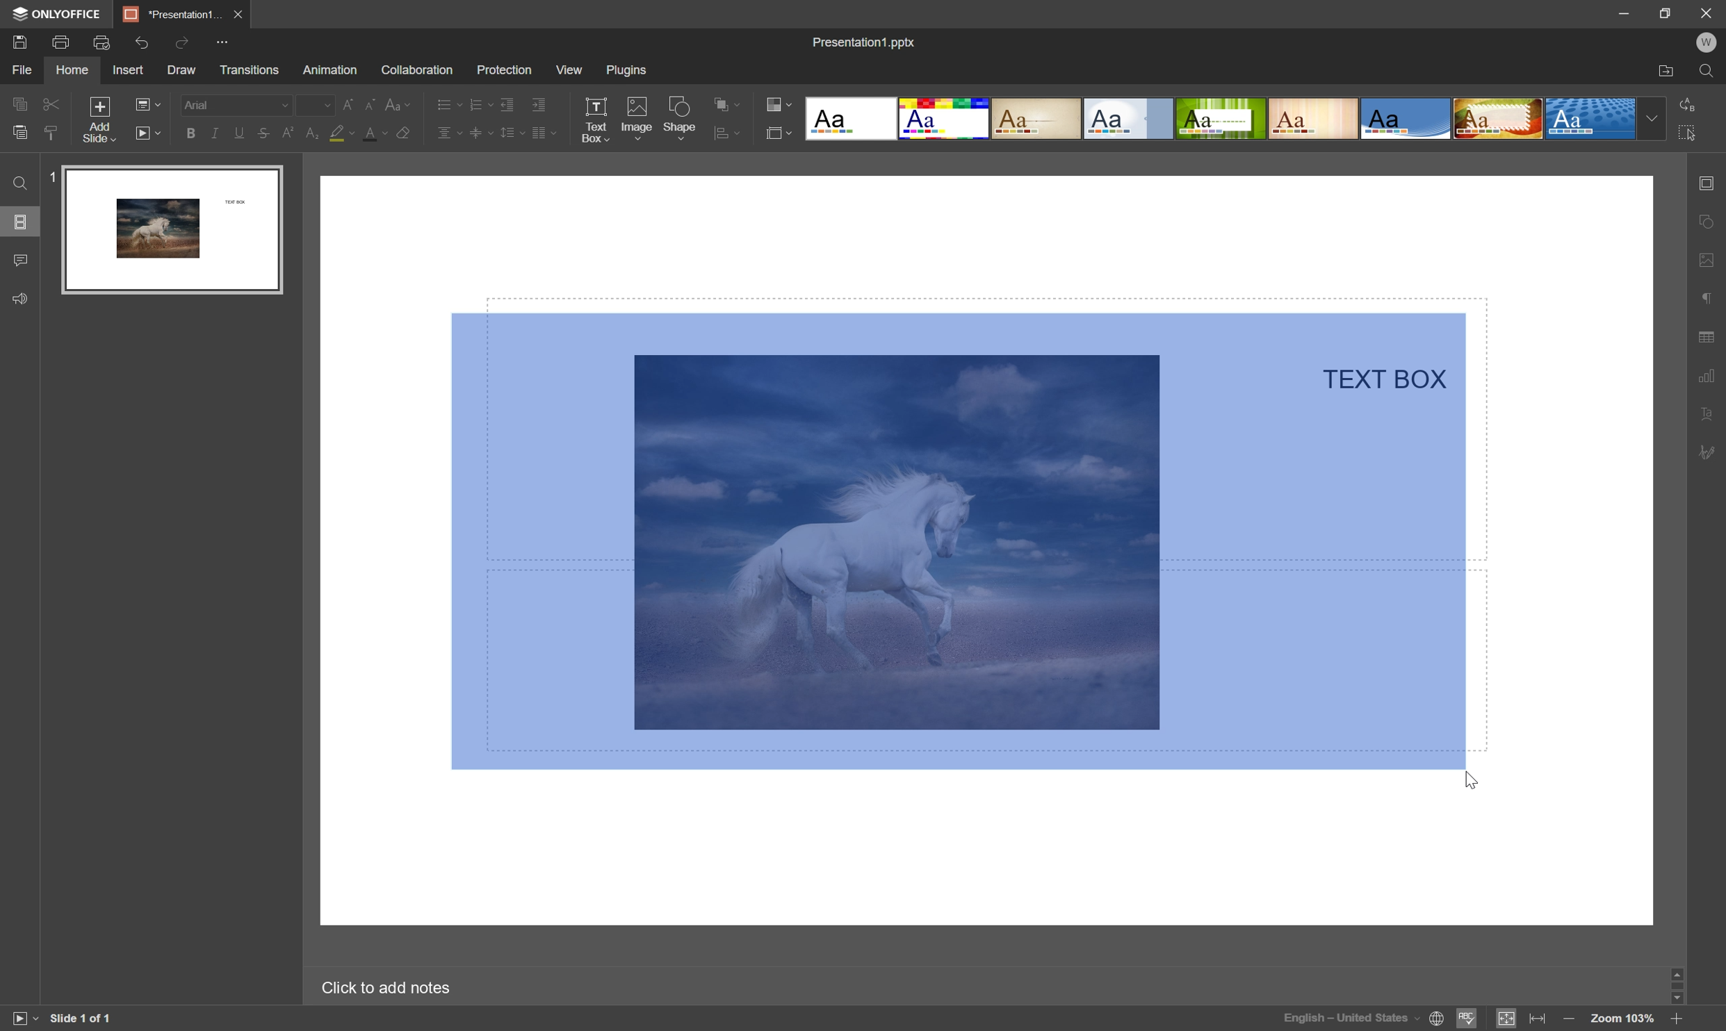  What do you see at coordinates (544, 133) in the screenshot?
I see `insert columns` at bounding box center [544, 133].